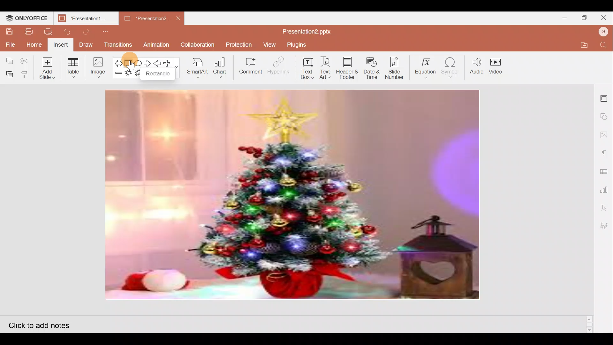 This screenshot has height=345, width=613. Describe the element at coordinates (169, 63) in the screenshot. I see `Plus` at that location.